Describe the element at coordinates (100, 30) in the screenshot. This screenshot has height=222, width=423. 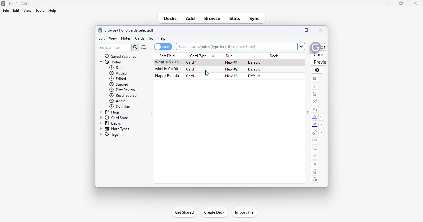
I see `logo` at that location.